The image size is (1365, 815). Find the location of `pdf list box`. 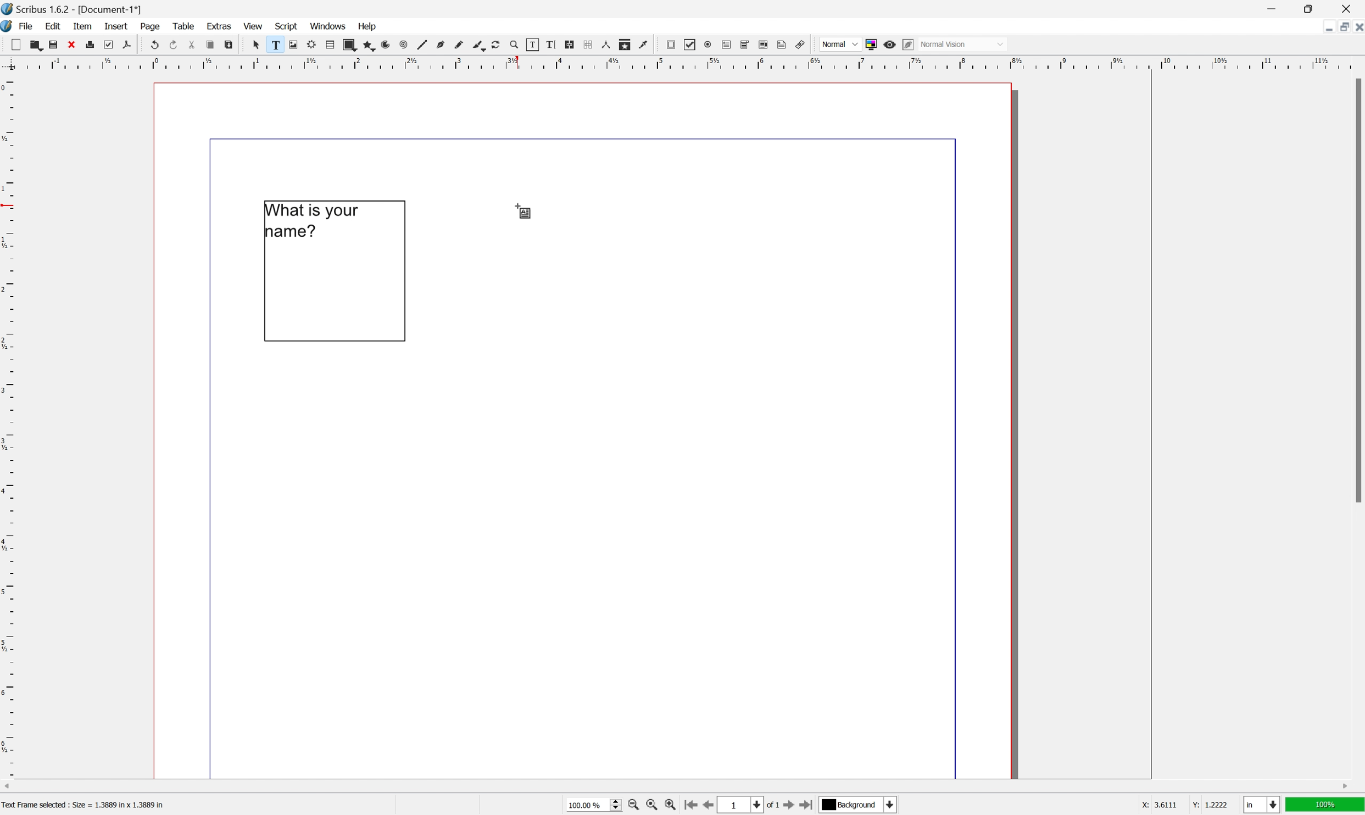

pdf list box is located at coordinates (763, 44).